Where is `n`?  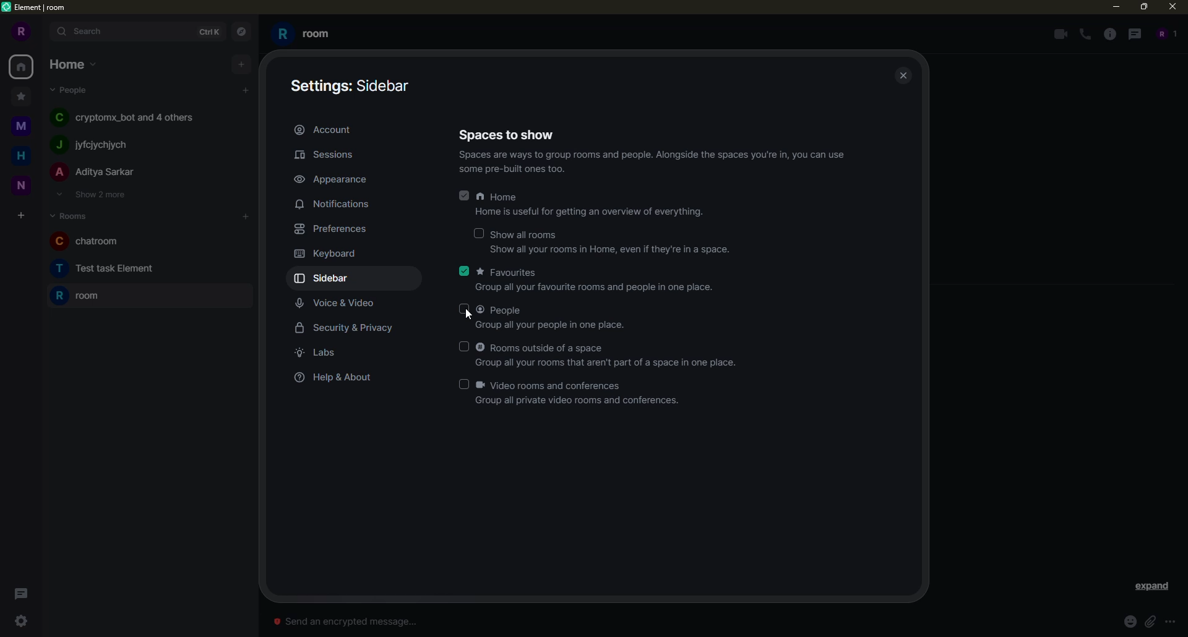 n is located at coordinates (20, 188).